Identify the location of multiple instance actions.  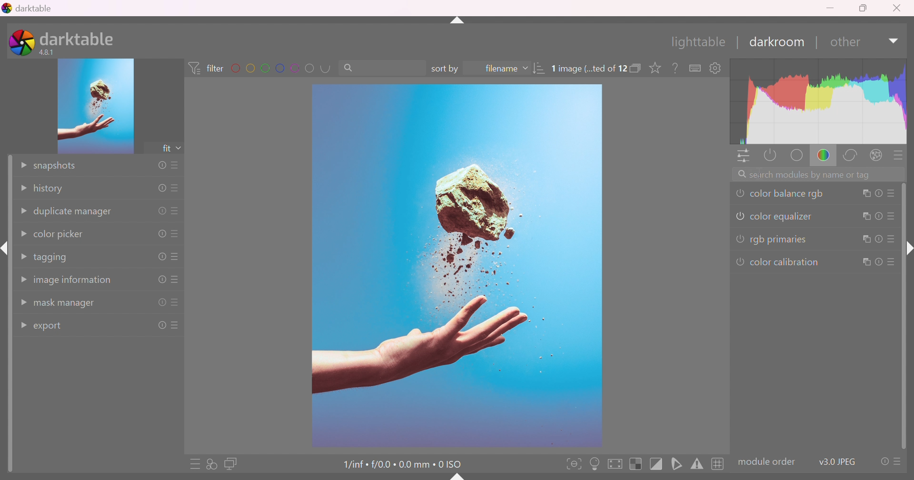
(866, 194).